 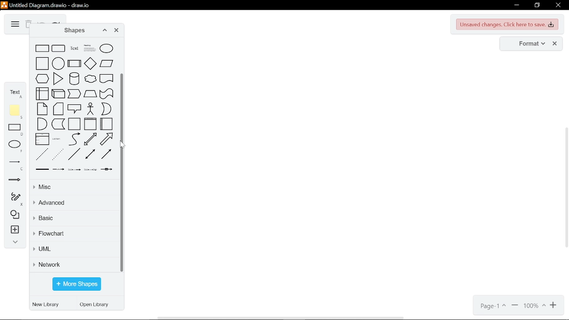 I want to click on horizontal container, so click(x=106, y=124).